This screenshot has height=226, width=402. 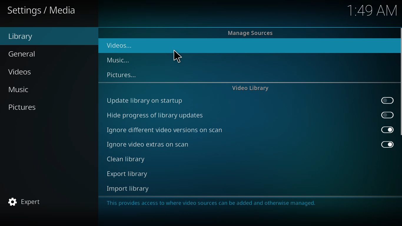 I want to click on video library, so click(x=252, y=88).